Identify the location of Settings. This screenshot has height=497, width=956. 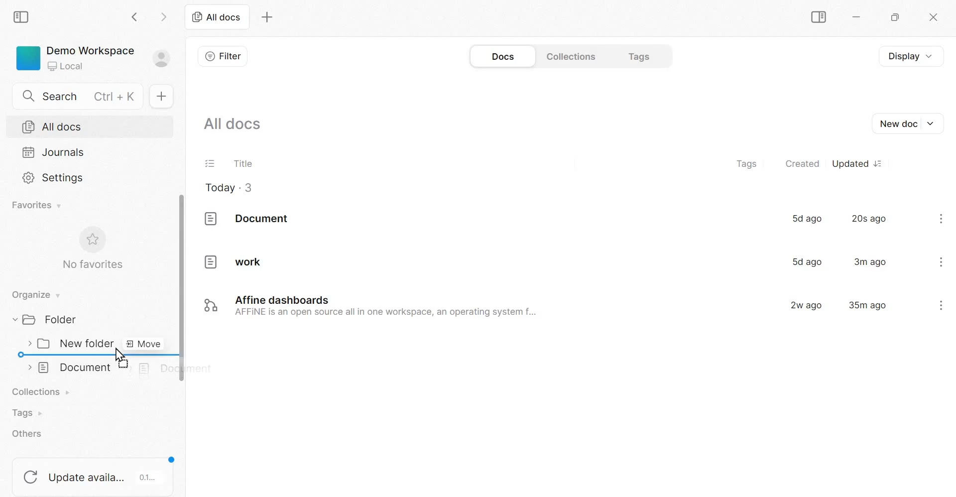
(54, 178).